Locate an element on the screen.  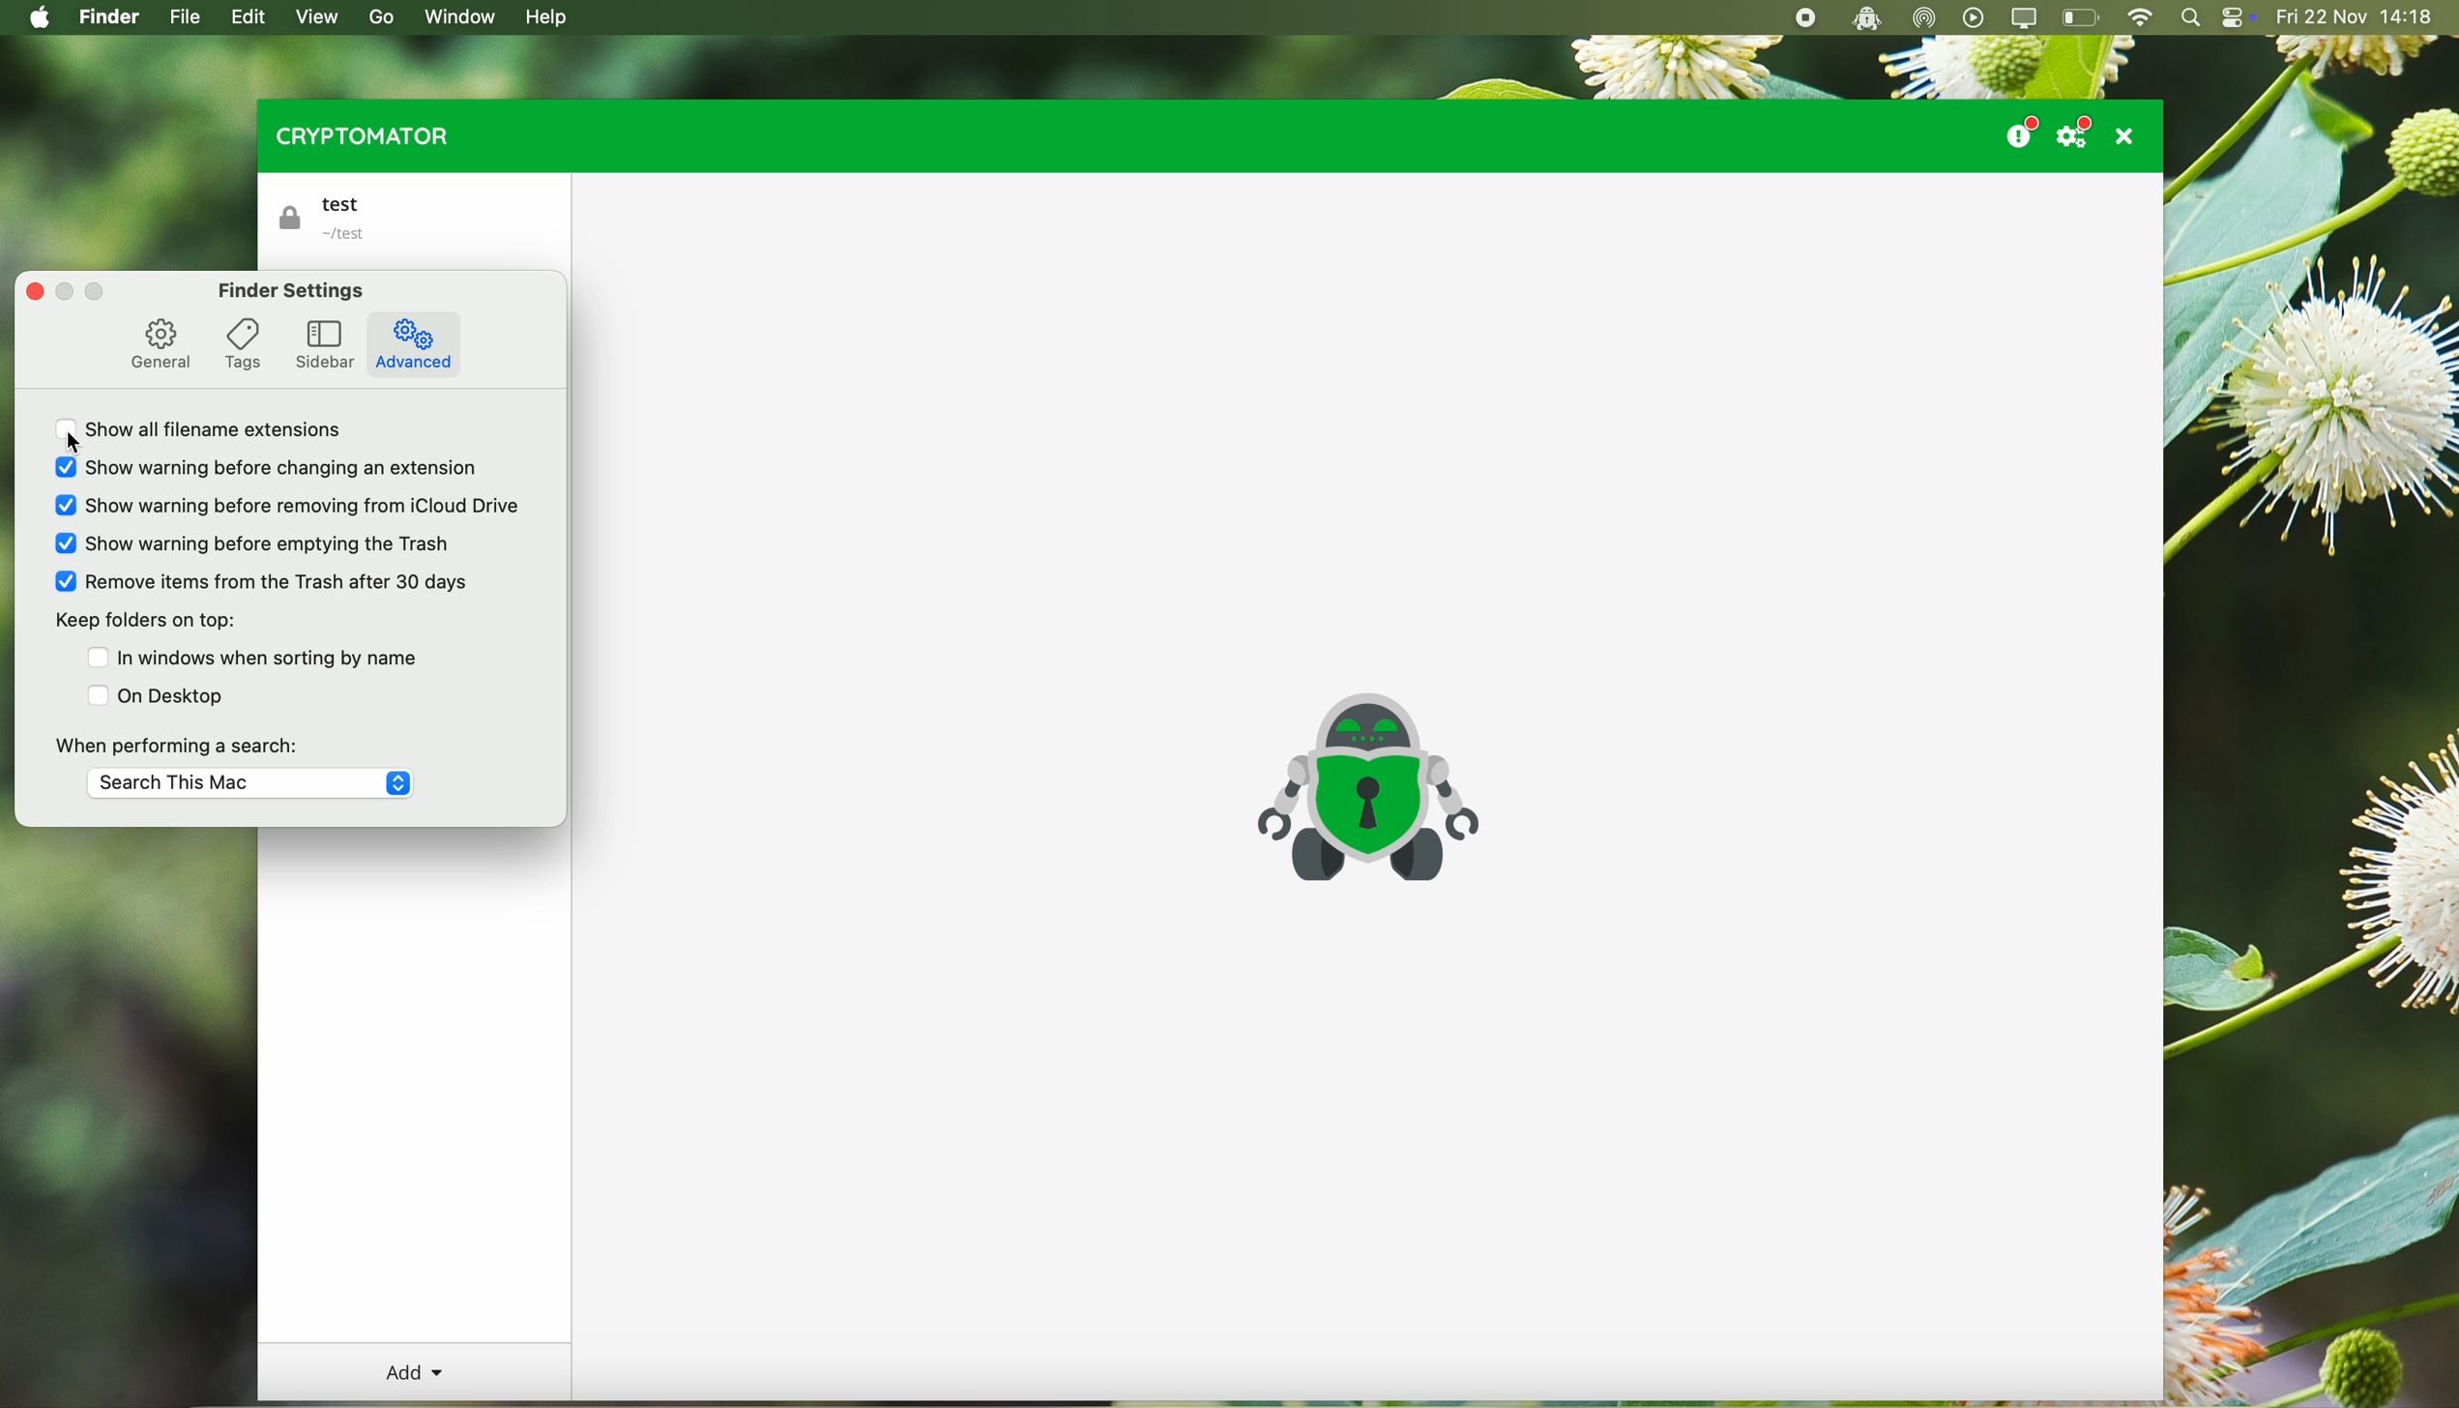
cryptomator open is located at coordinates (1862, 18).